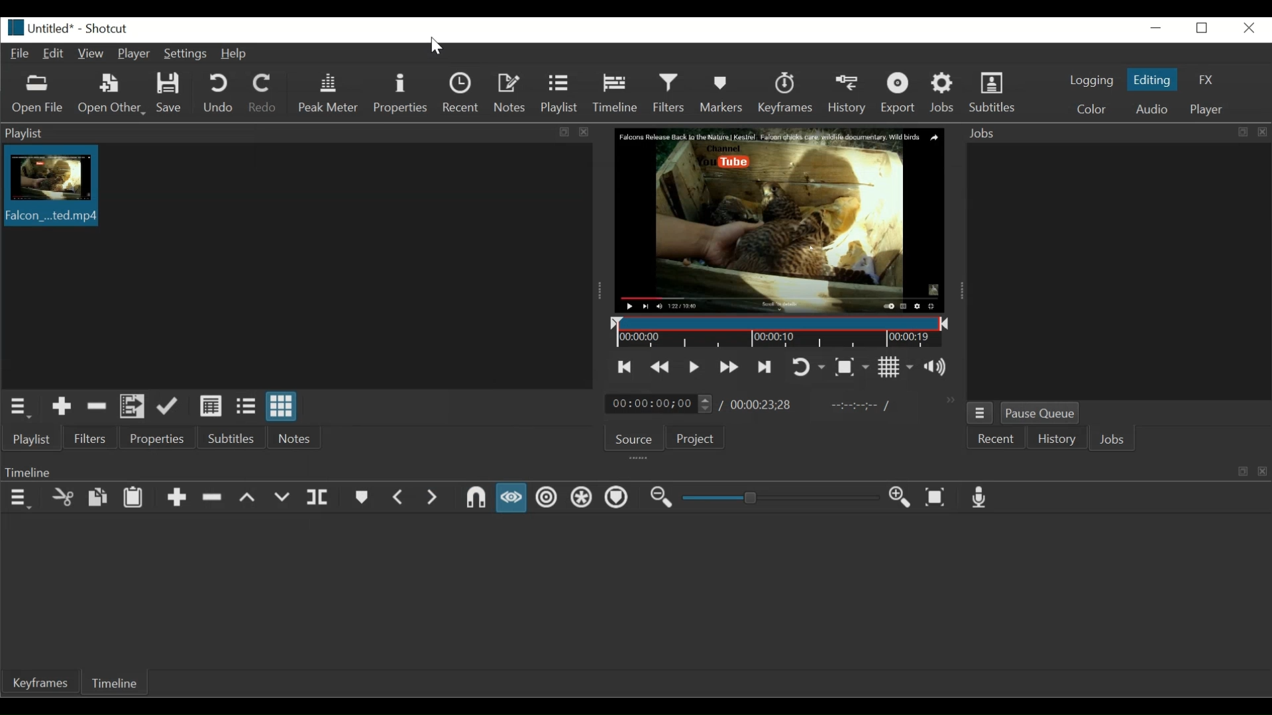 The image size is (1272, 715). What do you see at coordinates (1056, 439) in the screenshot?
I see `History` at bounding box center [1056, 439].